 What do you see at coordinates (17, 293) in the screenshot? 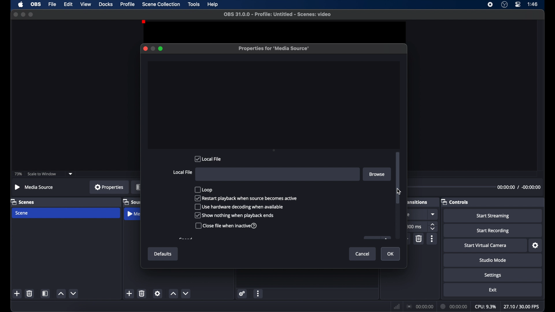
I see `add` at bounding box center [17, 293].